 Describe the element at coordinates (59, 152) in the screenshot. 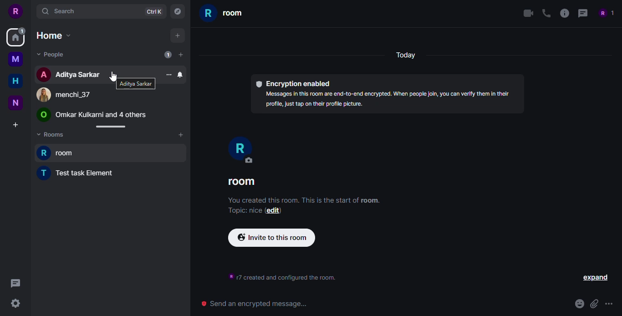

I see `room` at that location.